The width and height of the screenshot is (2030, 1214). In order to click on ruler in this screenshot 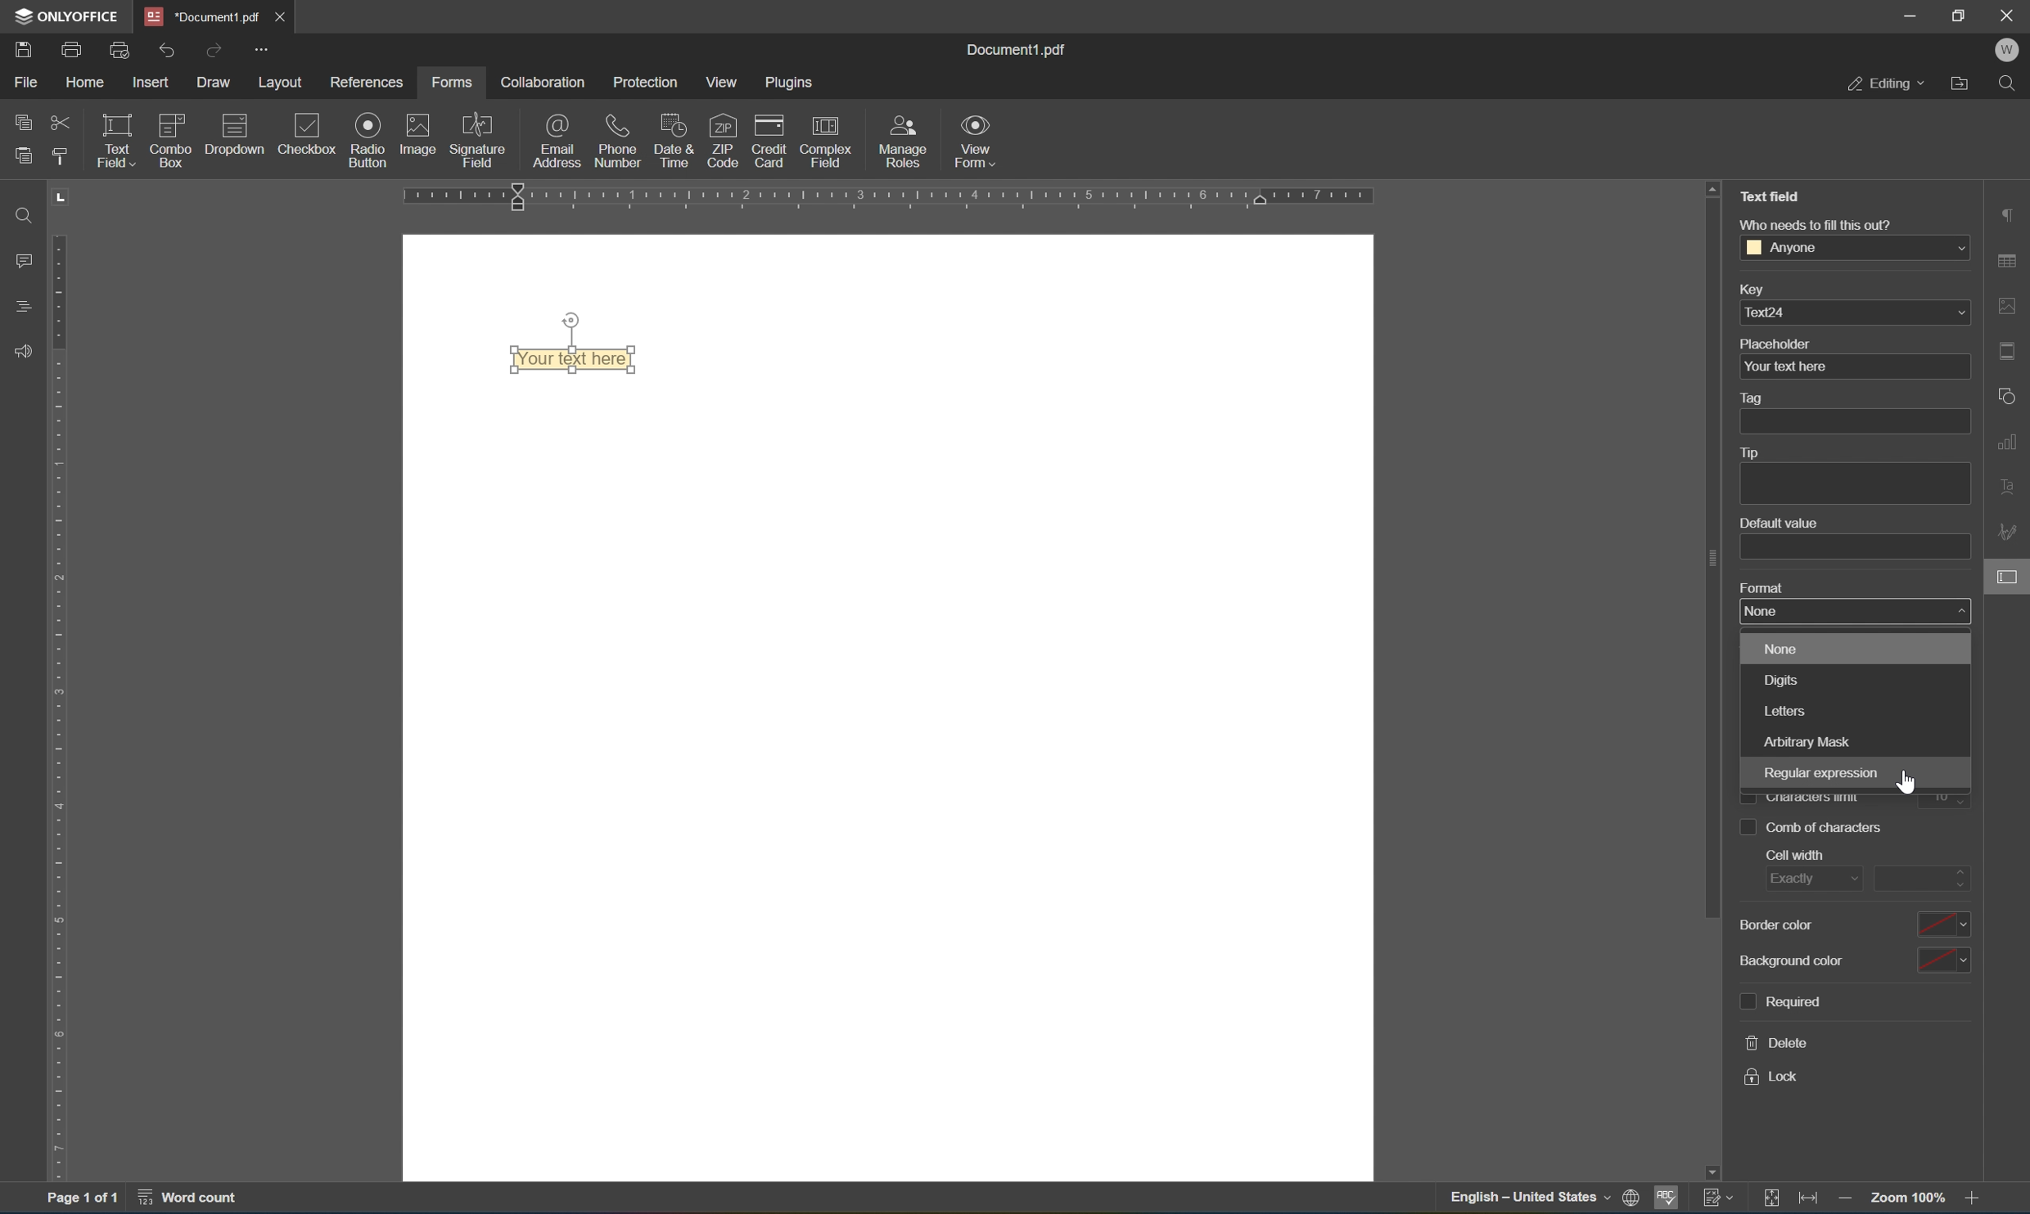, I will do `click(63, 706)`.